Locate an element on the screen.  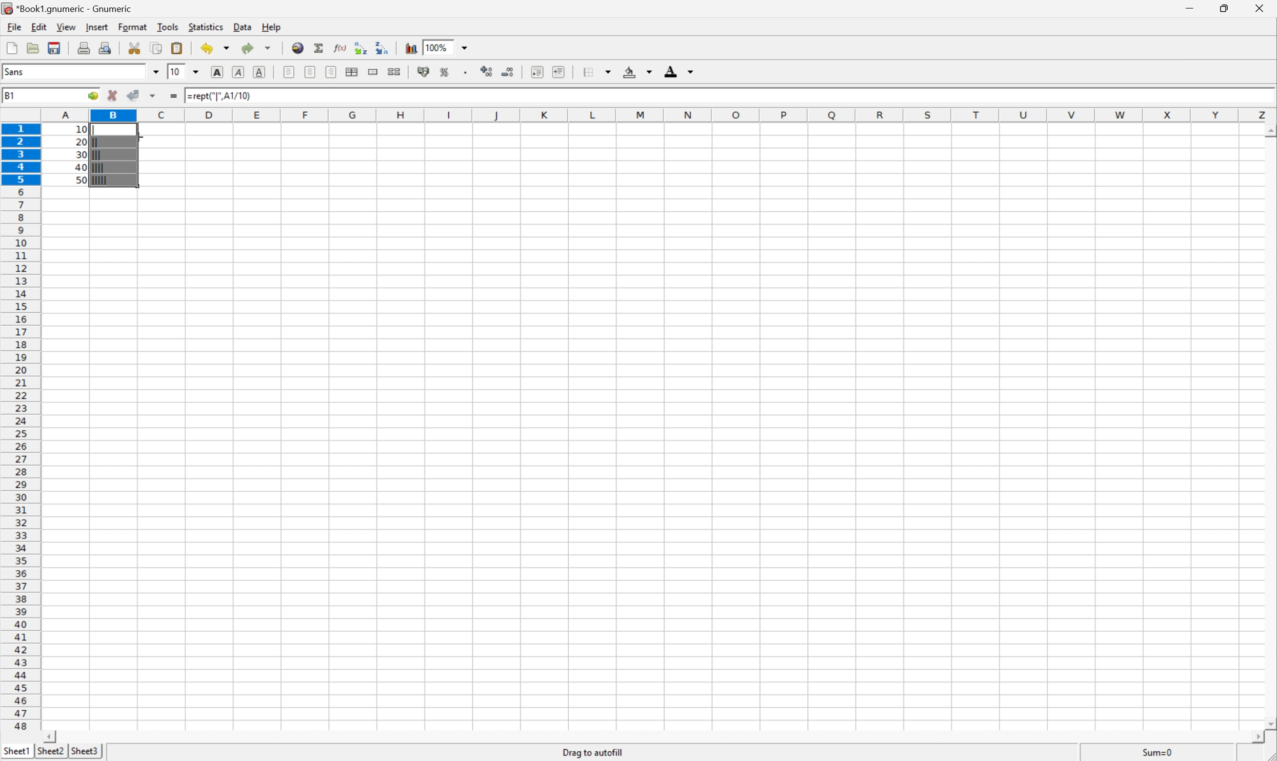
Sort the selected region in ascending order based on the first column selected is located at coordinates (361, 47).